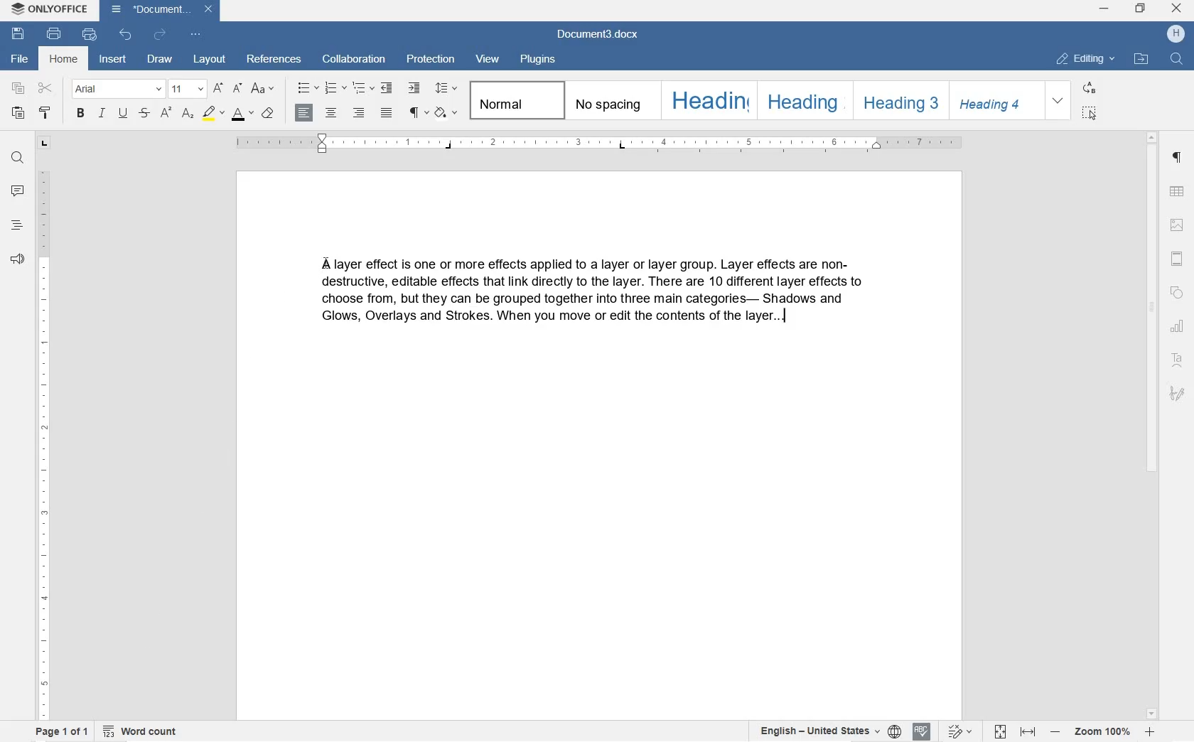  What do you see at coordinates (304, 114) in the screenshot?
I see `LEFT ALIGNMENT` at bounding box center [304, 114].